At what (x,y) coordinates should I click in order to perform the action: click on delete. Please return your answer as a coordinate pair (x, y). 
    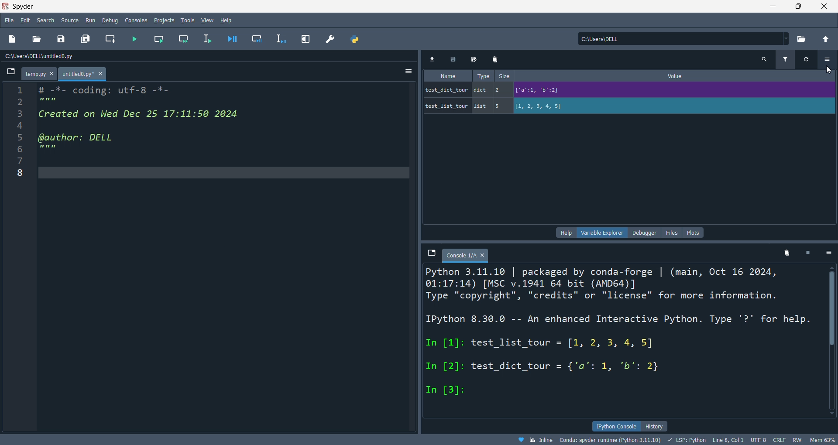
    Looking at the image, I should click on (494, 60).